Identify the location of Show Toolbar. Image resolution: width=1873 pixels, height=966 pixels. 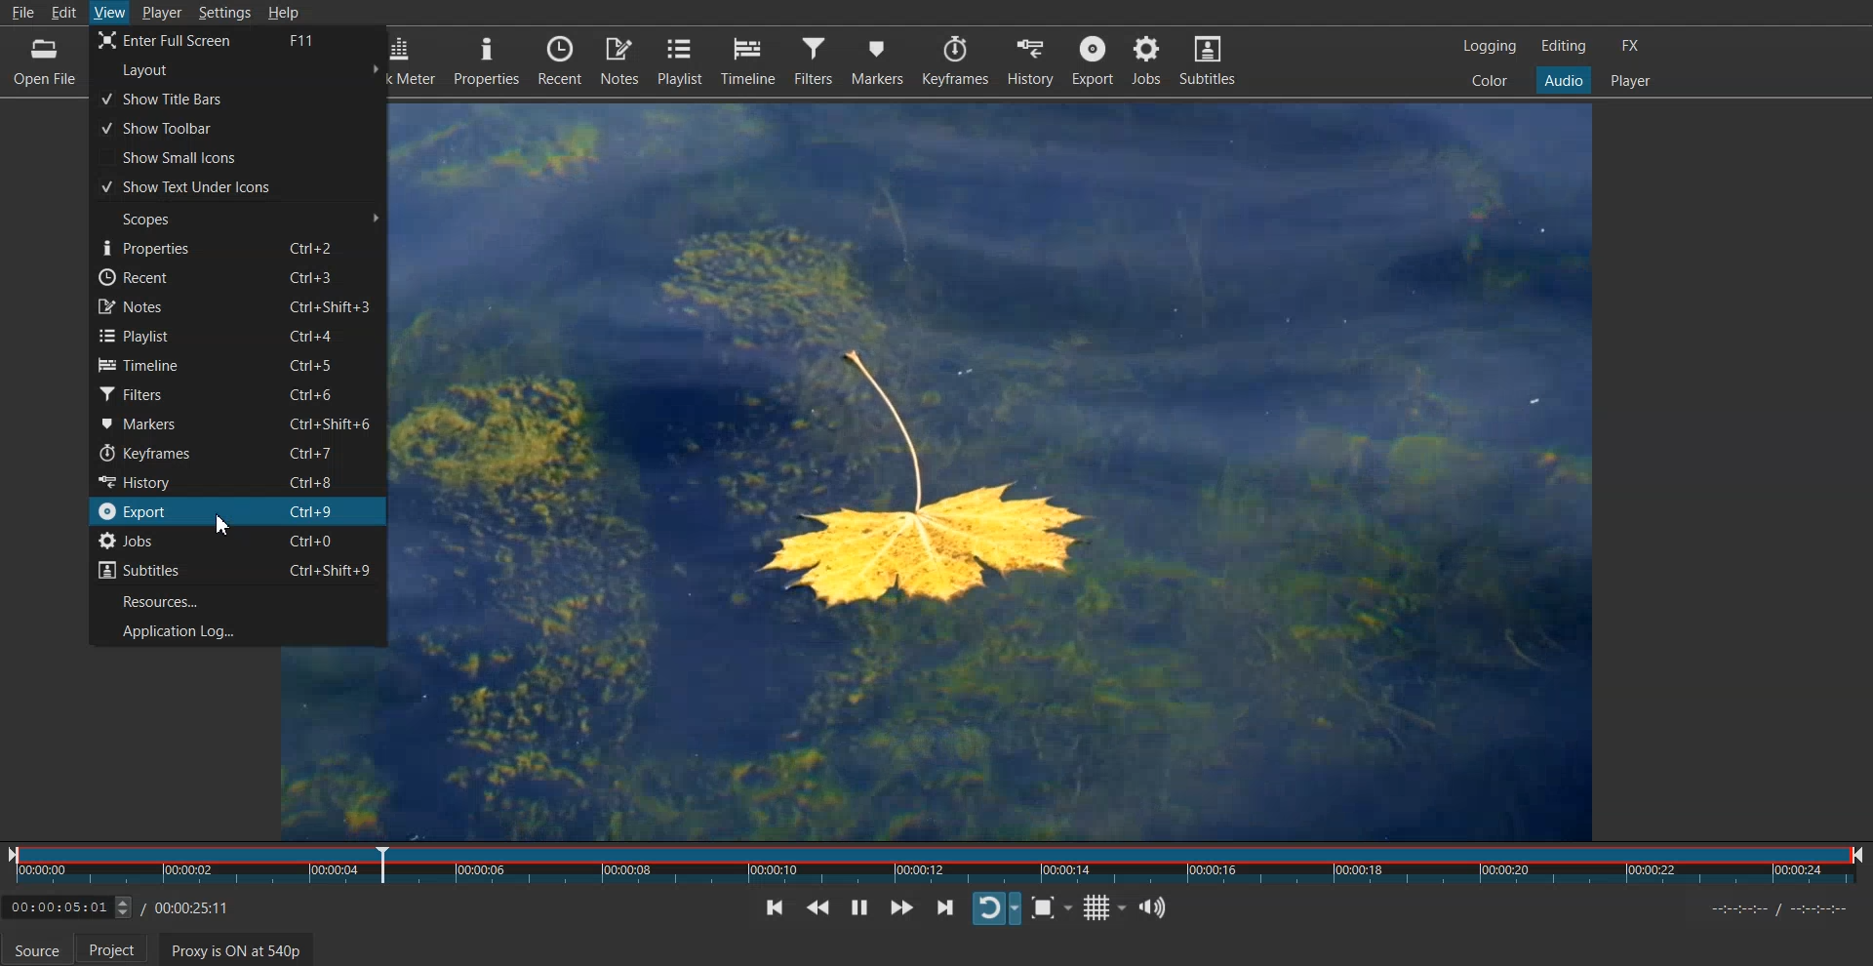
(236, 128).